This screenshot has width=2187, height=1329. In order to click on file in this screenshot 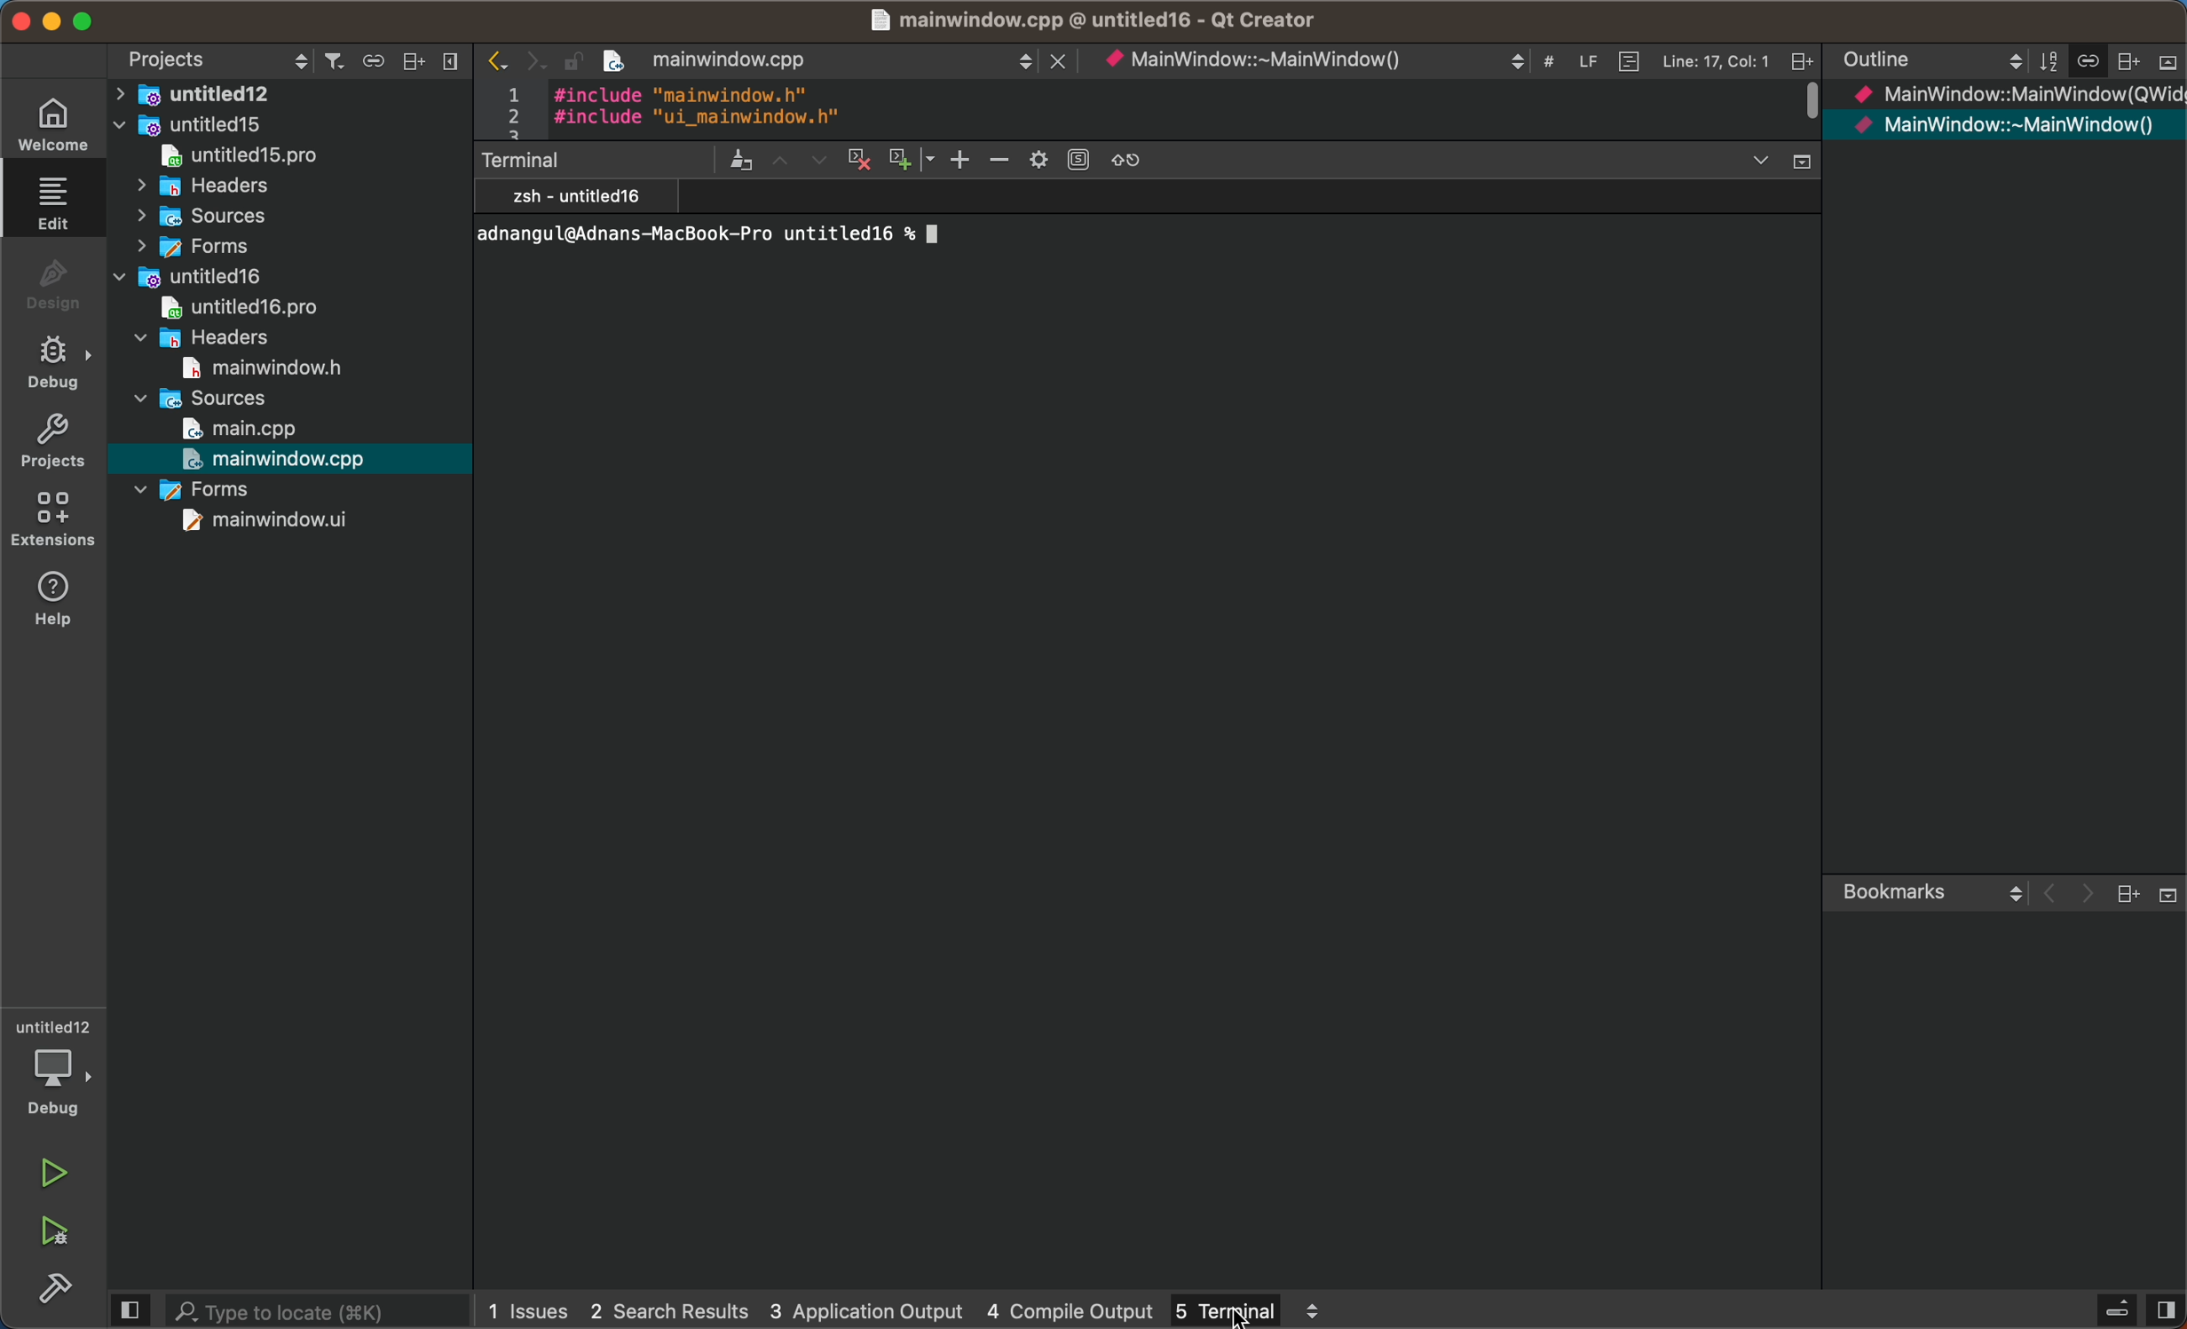, I will do `click(283, 519)`.